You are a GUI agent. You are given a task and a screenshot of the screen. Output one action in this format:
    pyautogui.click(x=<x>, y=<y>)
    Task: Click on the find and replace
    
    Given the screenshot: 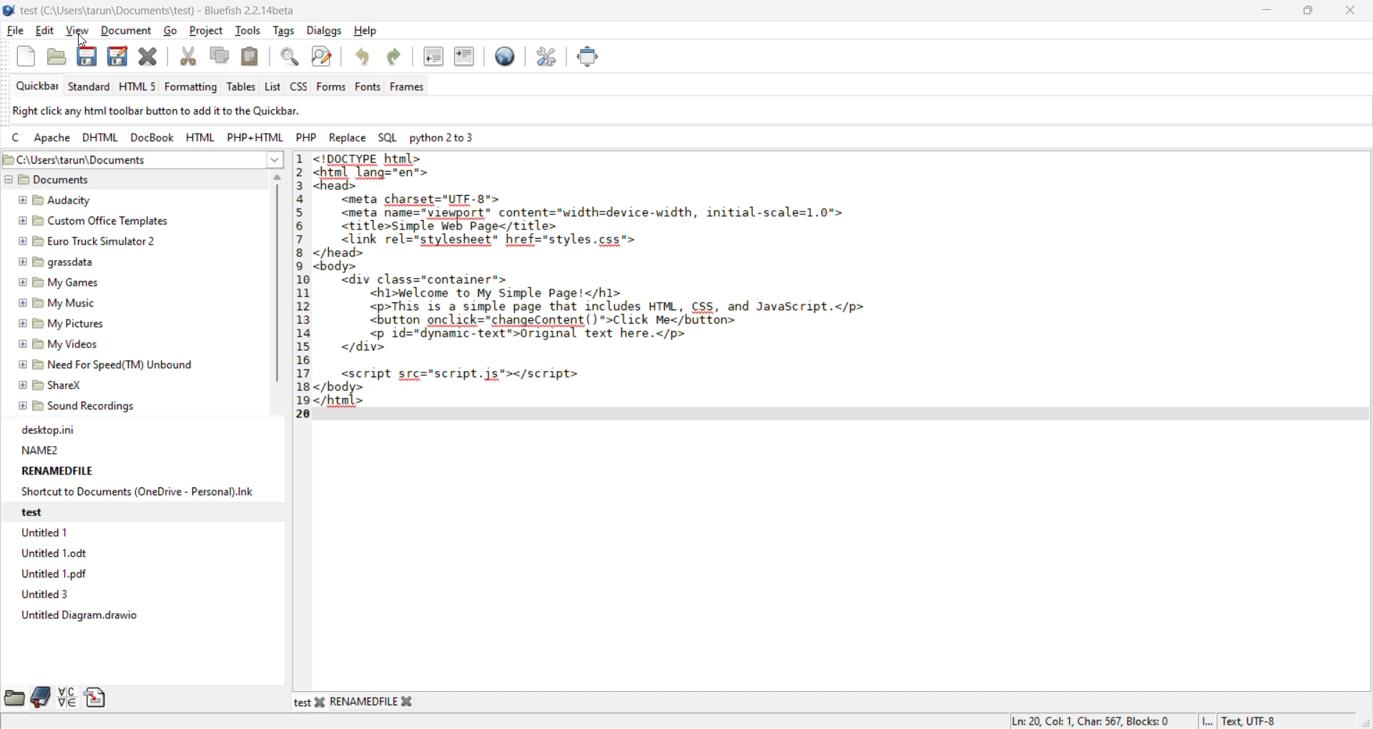 What is the action you would take?
    pyautogui.click(x=325, y=59)
    